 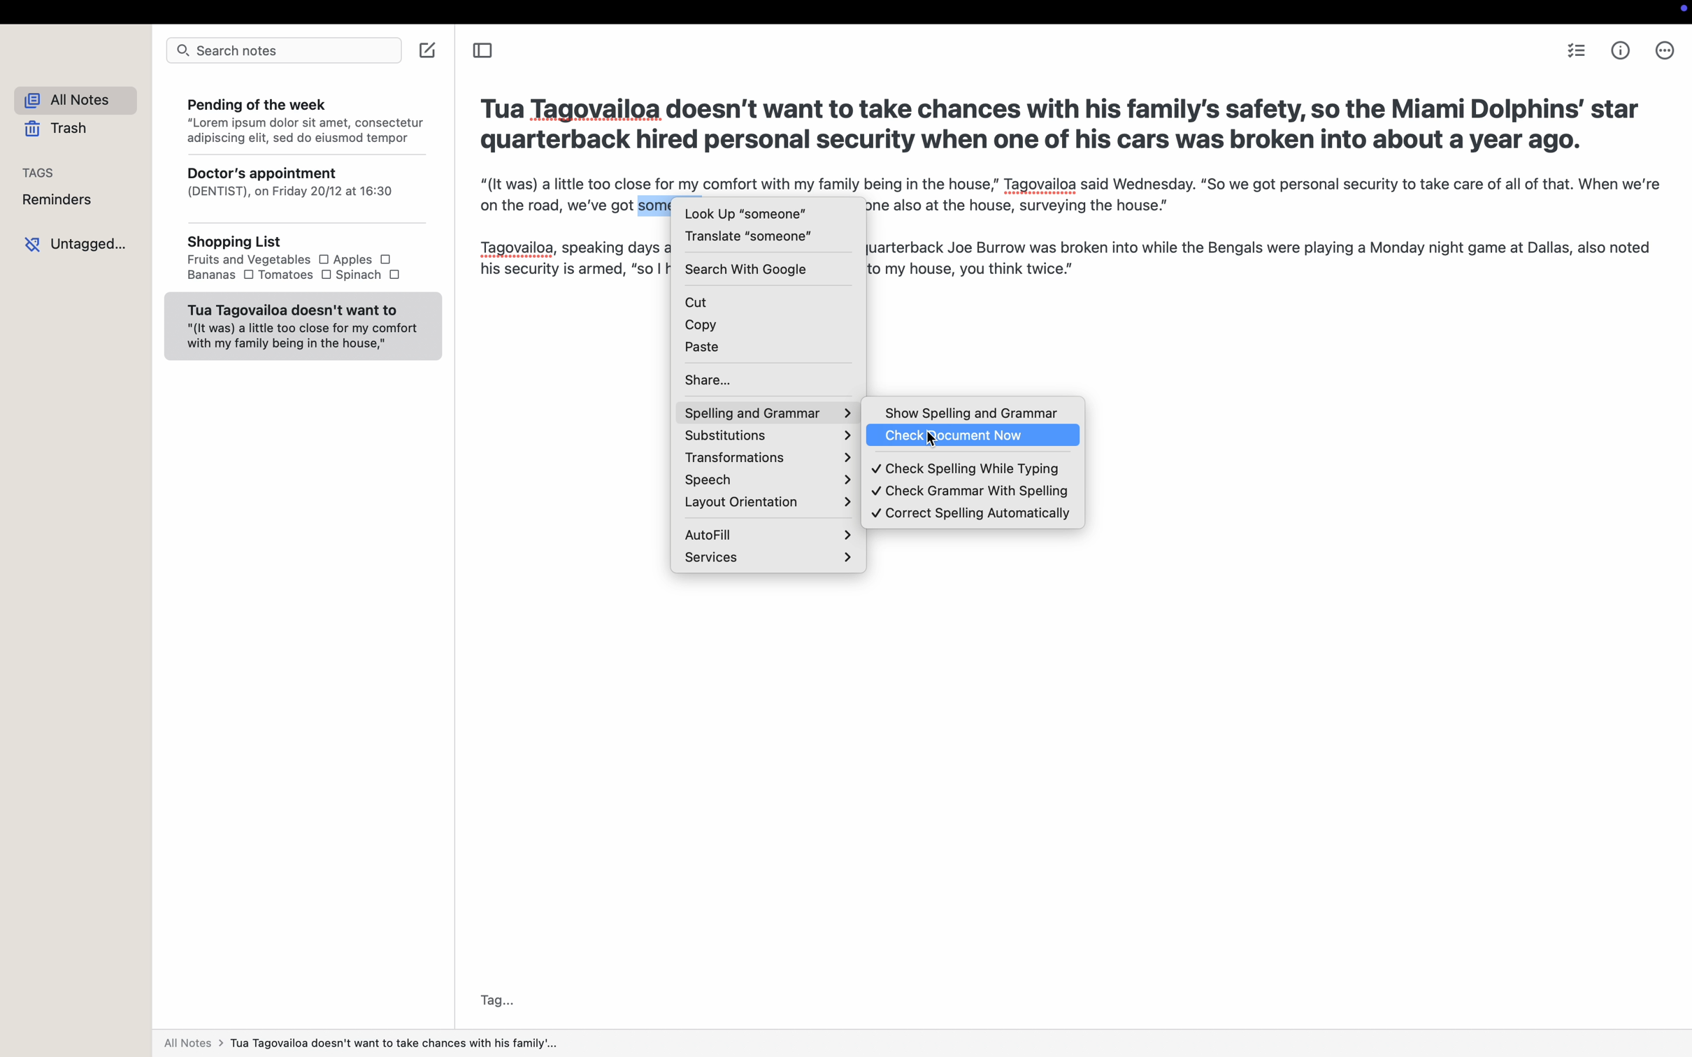 What do you see at coordinates (973, 412) in the screenshot?
I see `show spelling and grammar` at bounding box center [973, 412].